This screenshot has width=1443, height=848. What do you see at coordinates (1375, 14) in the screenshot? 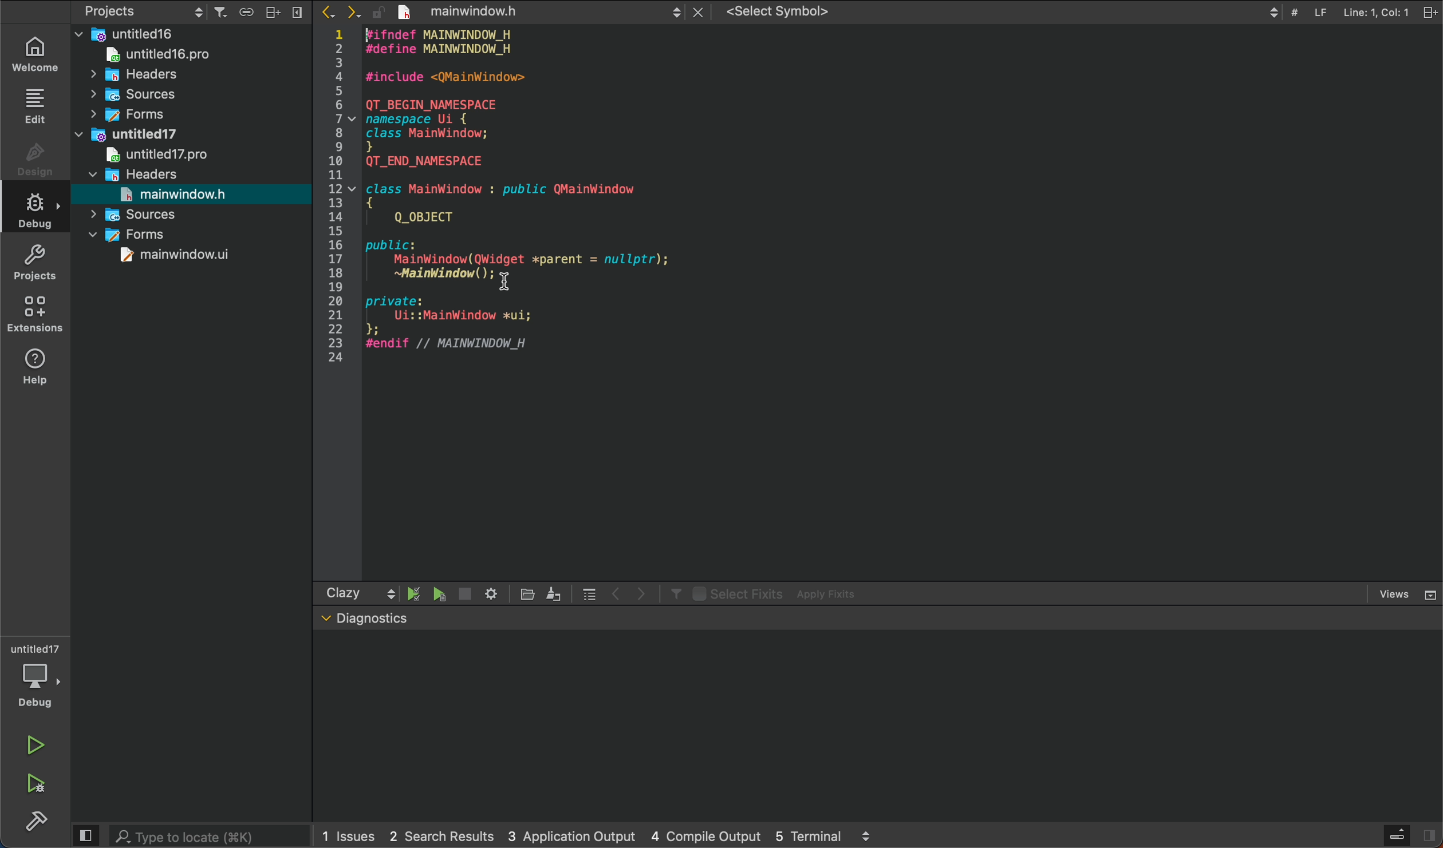
I see `Line: 1, Col: 1` at bounding box center [1375, 14].